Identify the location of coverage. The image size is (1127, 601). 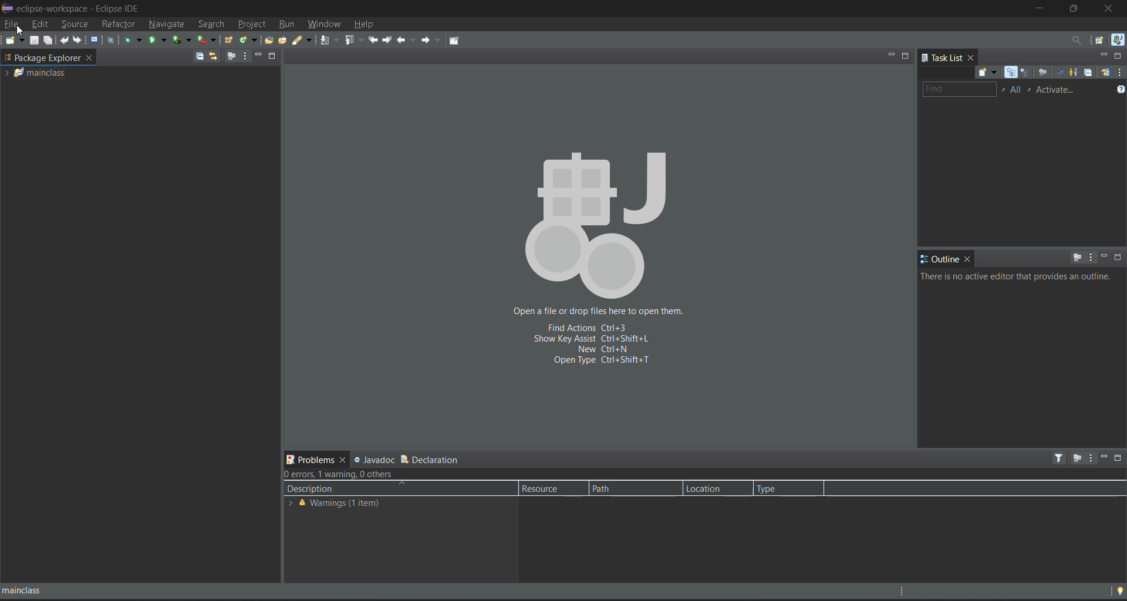
(181, 39).